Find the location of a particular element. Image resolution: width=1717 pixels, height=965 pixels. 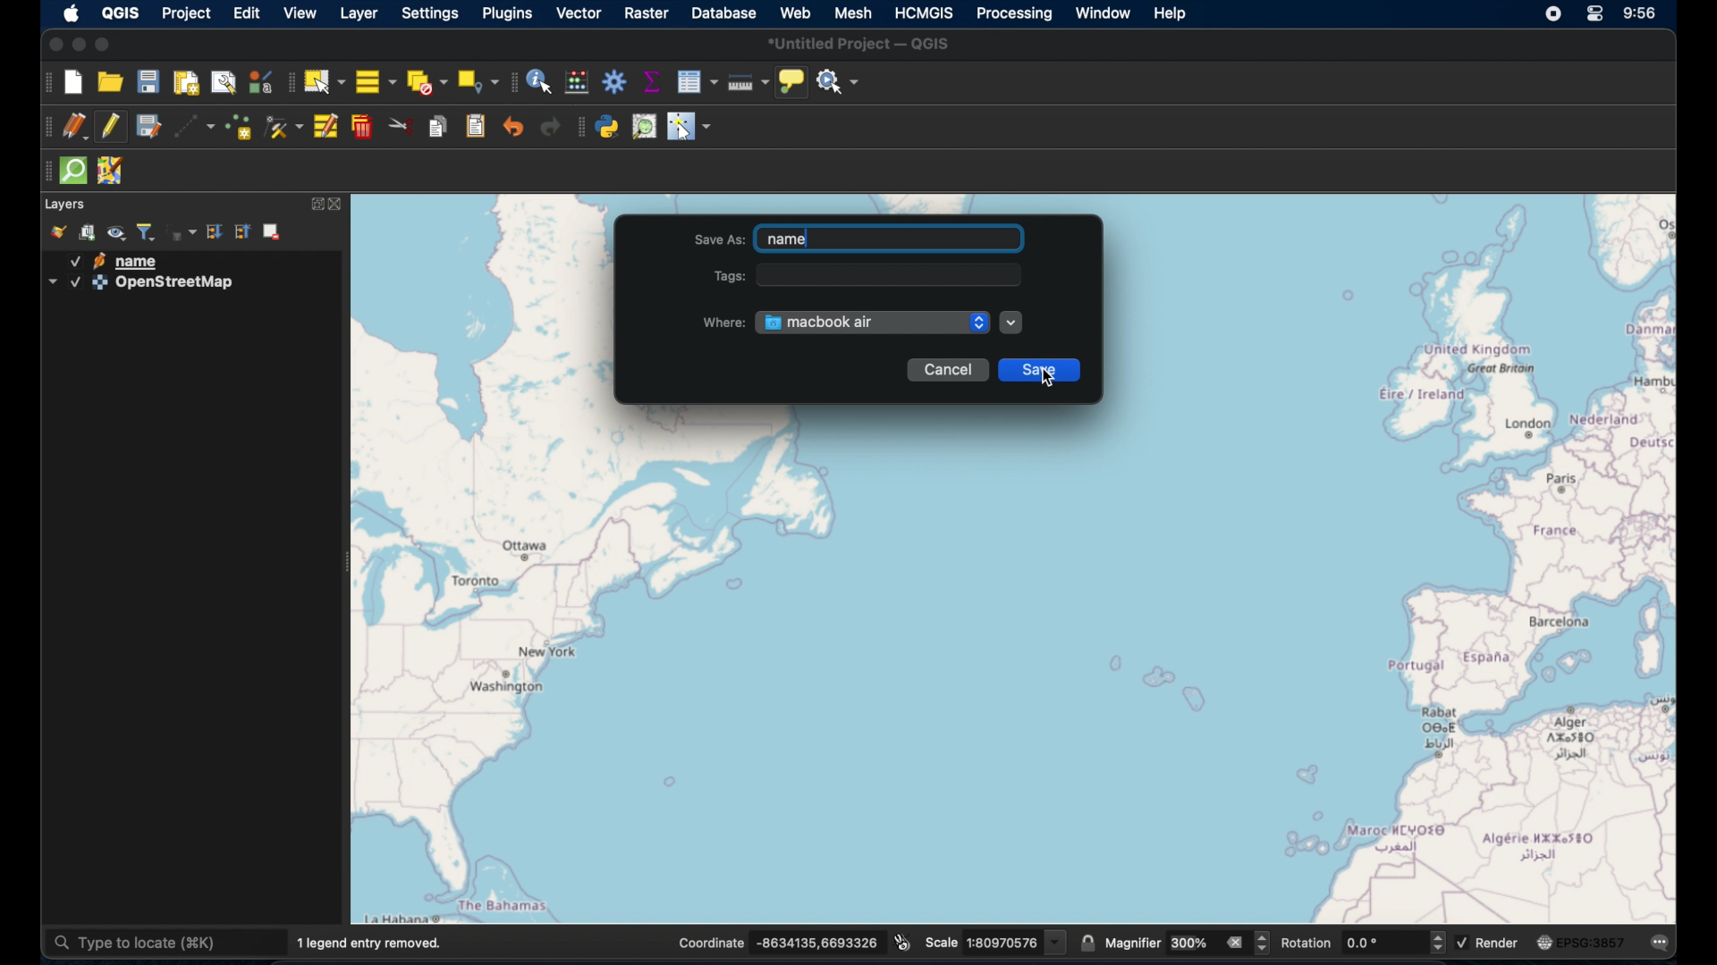

help is located at coordinates (1172, 14).